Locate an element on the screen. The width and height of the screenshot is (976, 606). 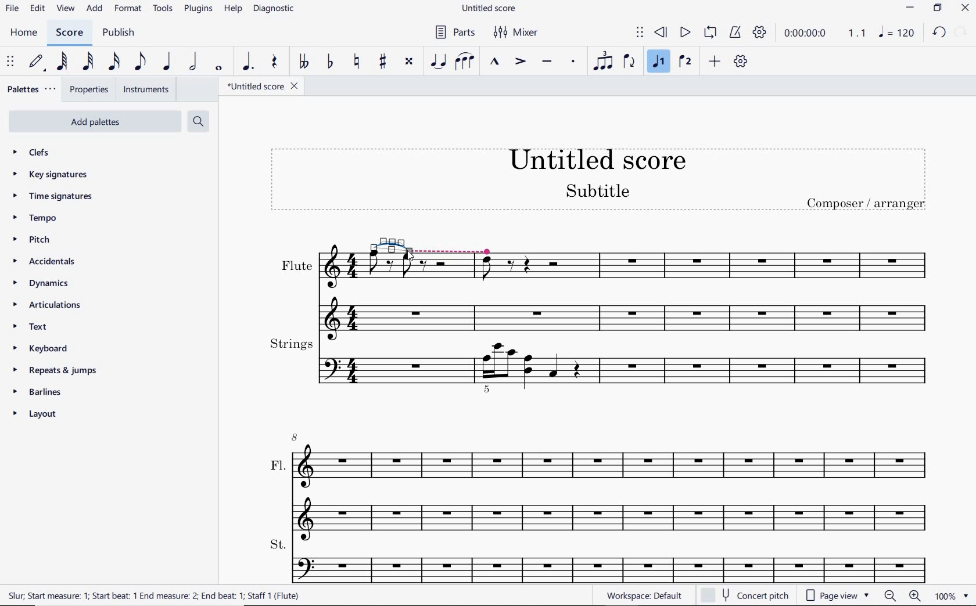
SCORE is located at coordinates (74, 32).